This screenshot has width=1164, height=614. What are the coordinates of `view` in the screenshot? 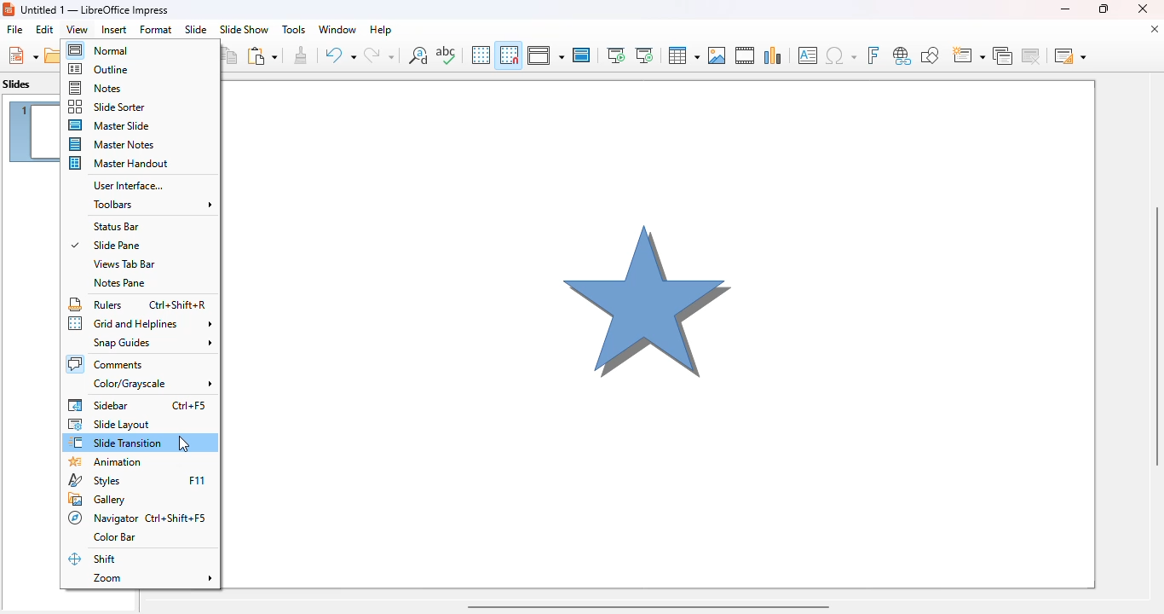 It's located at (78, 29).